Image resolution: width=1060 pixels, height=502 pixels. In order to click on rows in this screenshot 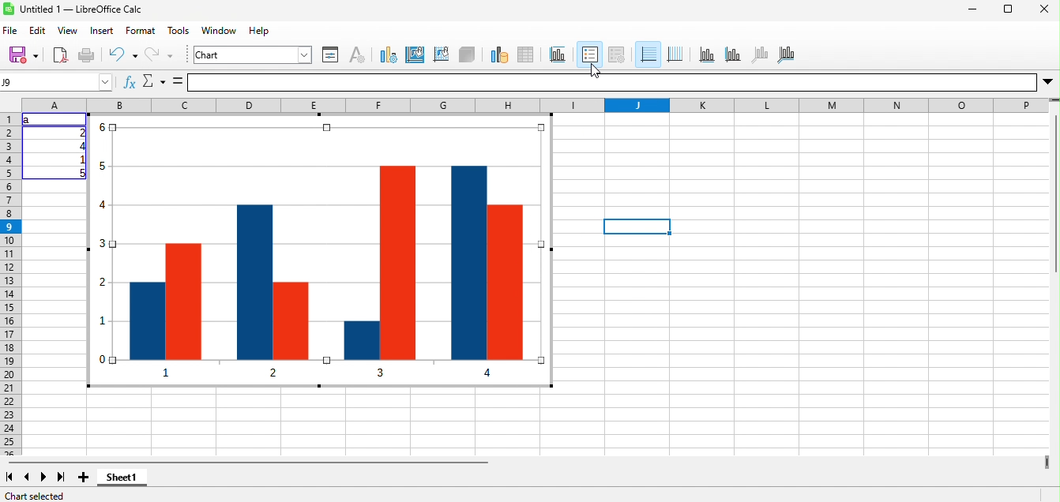, I will do `click(10, 284)`.